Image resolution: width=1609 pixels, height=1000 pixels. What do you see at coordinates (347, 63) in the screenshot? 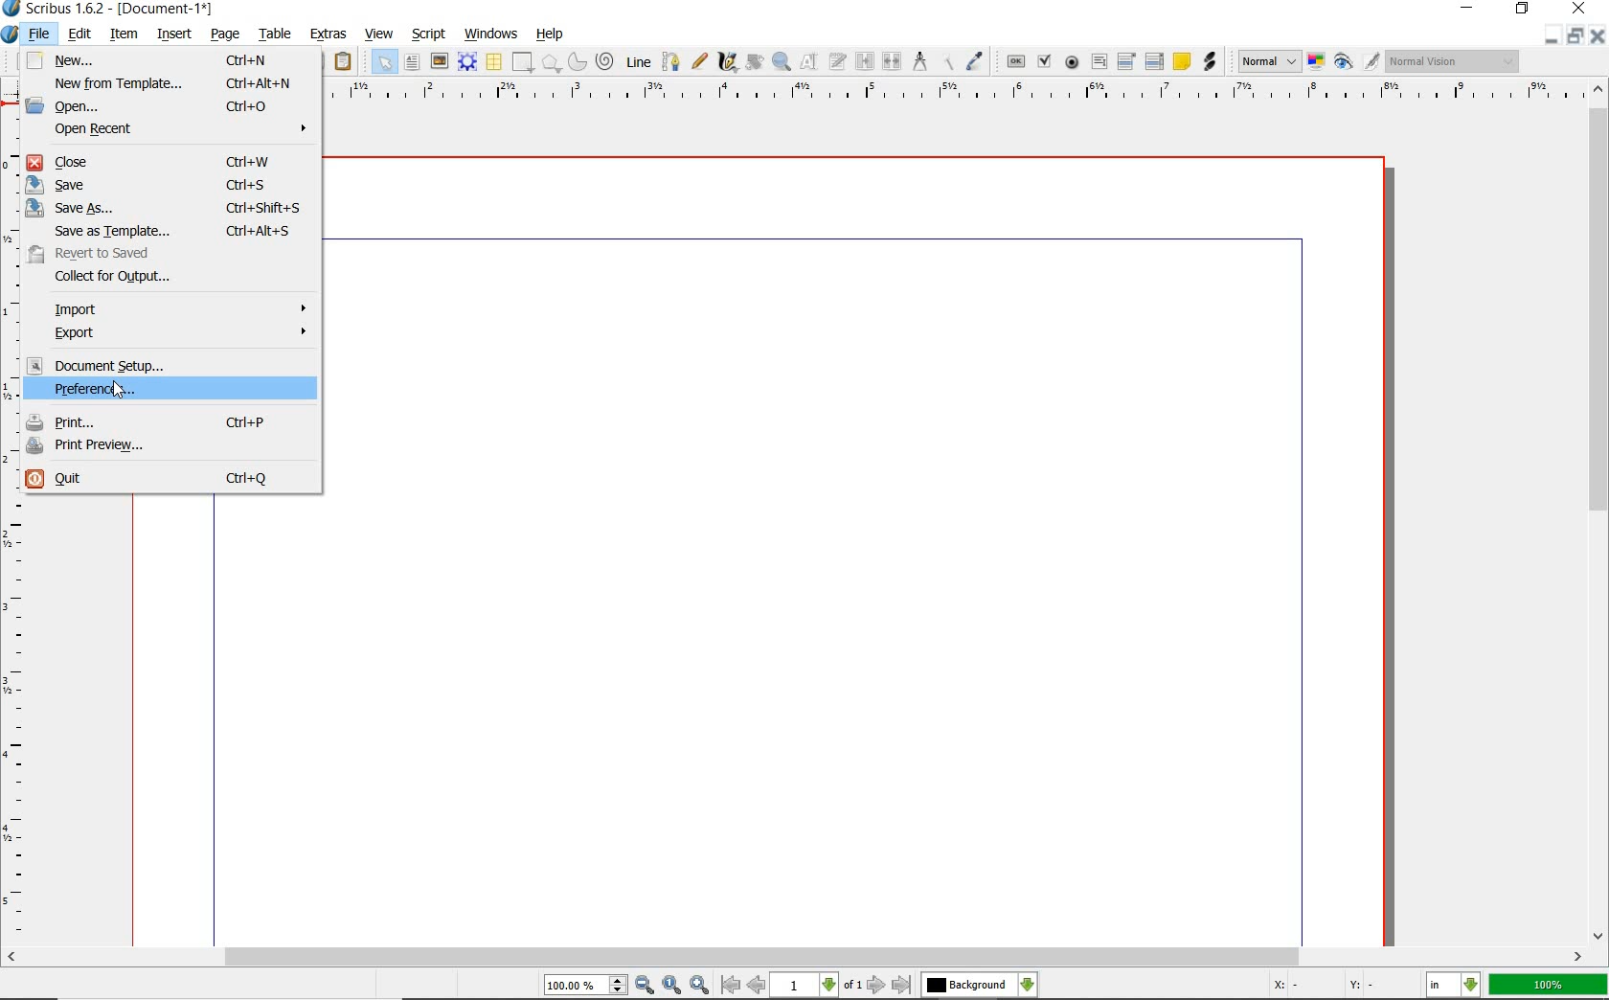
I see `paste` at bounding box center [347, 63].